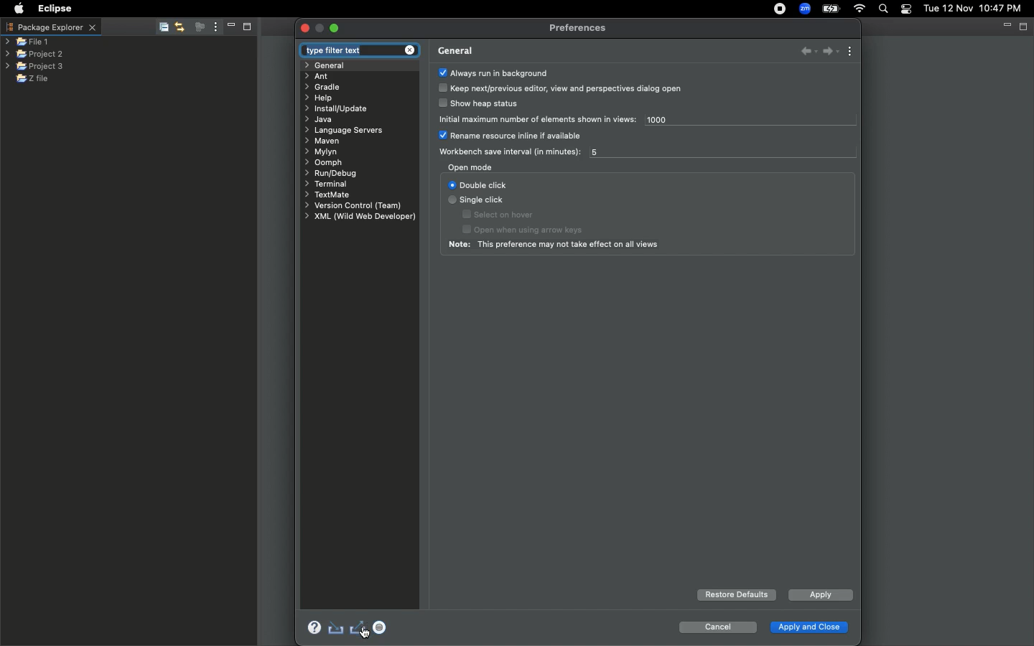 The image size is (1034, 646). I want to click on Link with editor, so click(180, 26).